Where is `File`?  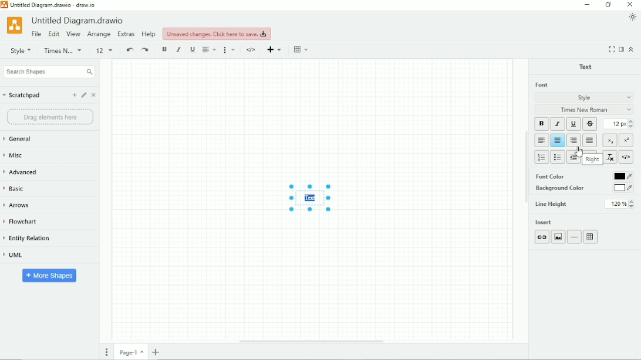
File is located at coordinates (36, 33).